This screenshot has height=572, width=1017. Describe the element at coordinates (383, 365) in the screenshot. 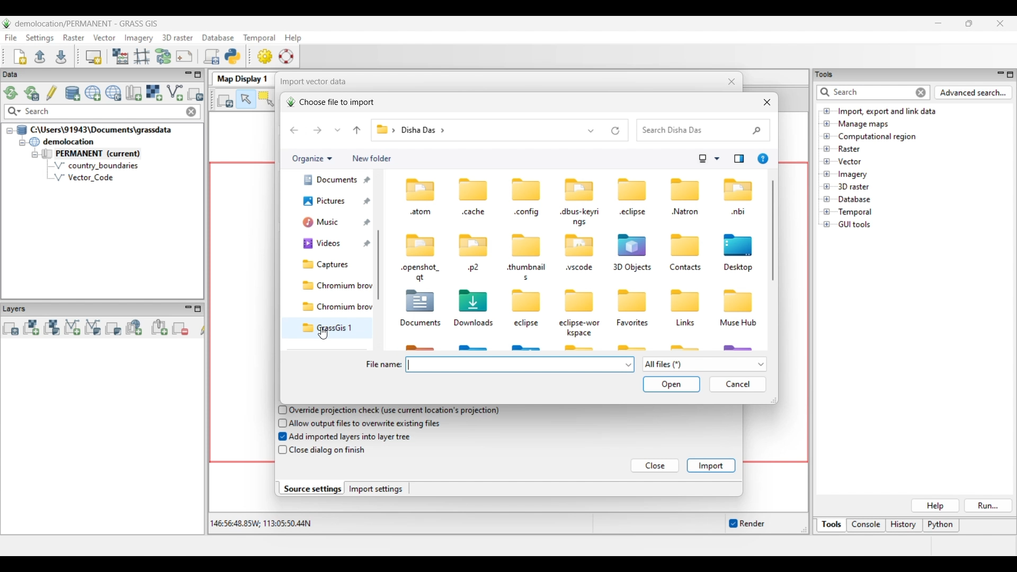

I see `File name:` at that location.